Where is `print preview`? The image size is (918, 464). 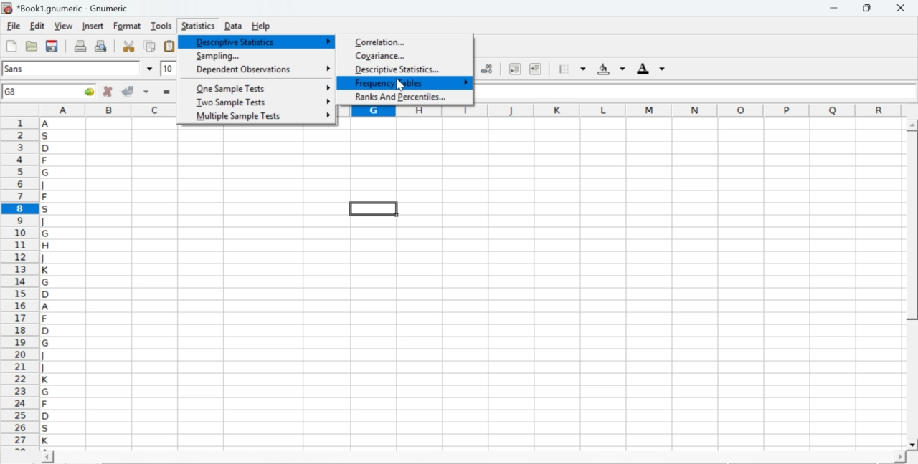
print preview is located at coordinates (101, 45).